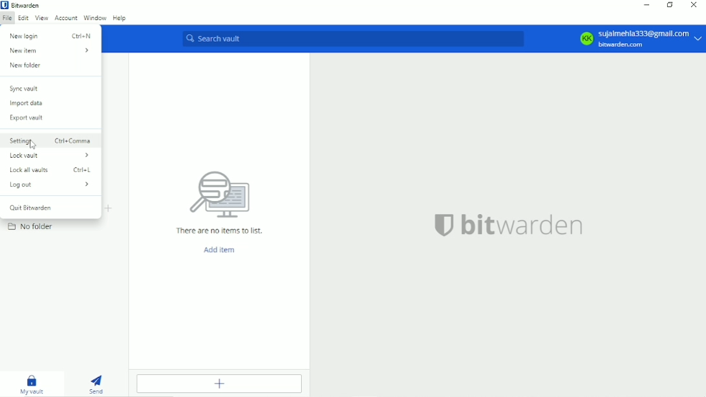 The image size is (706, 397). I want to click on File, so click(7, 18).